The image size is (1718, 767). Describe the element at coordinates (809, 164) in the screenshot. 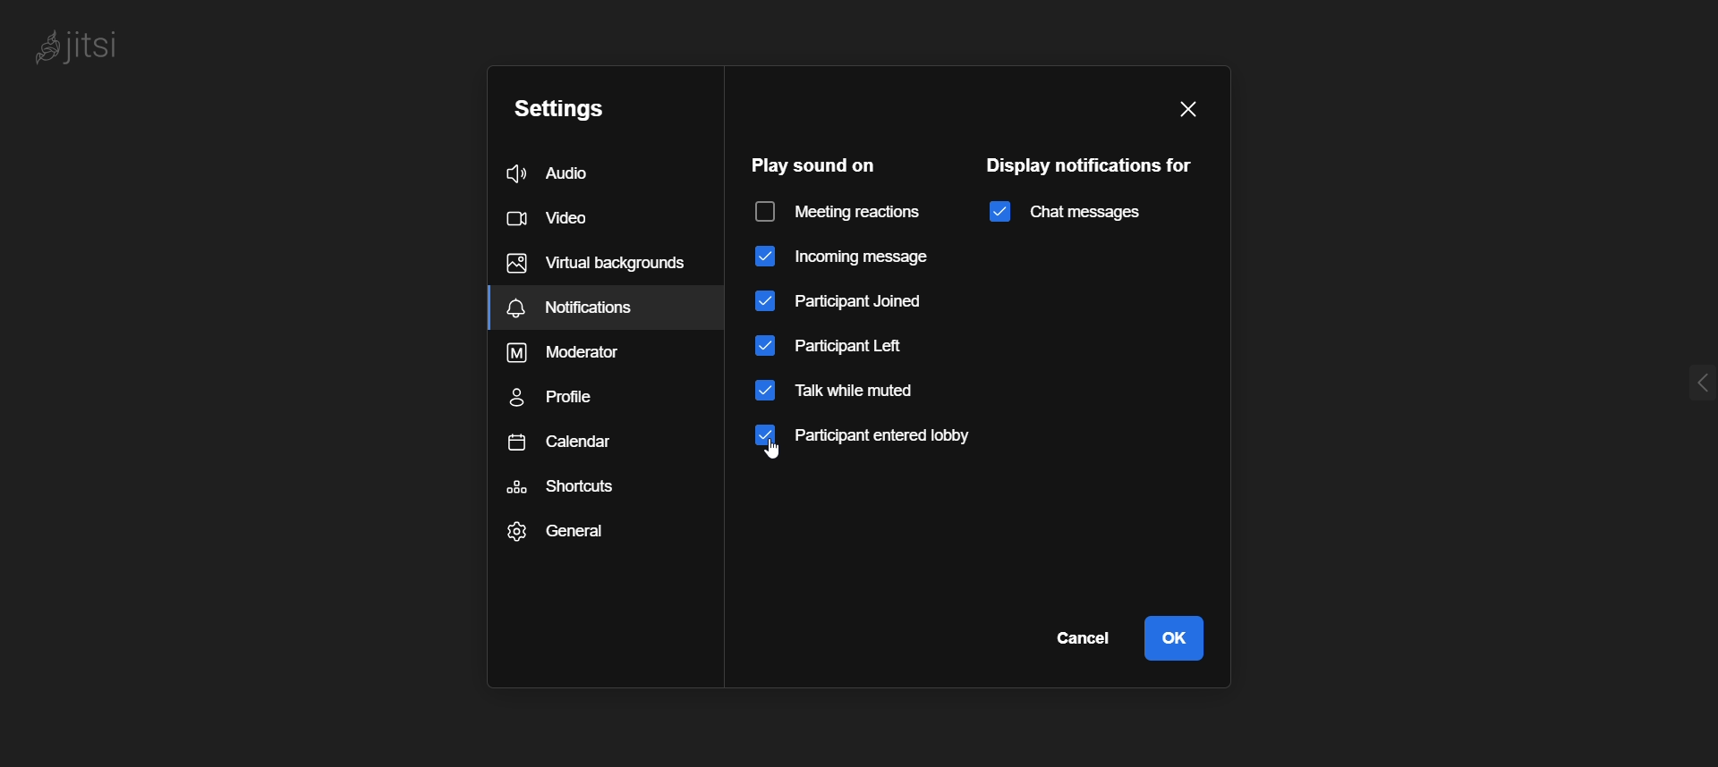

I see `Play sound on` at that location.